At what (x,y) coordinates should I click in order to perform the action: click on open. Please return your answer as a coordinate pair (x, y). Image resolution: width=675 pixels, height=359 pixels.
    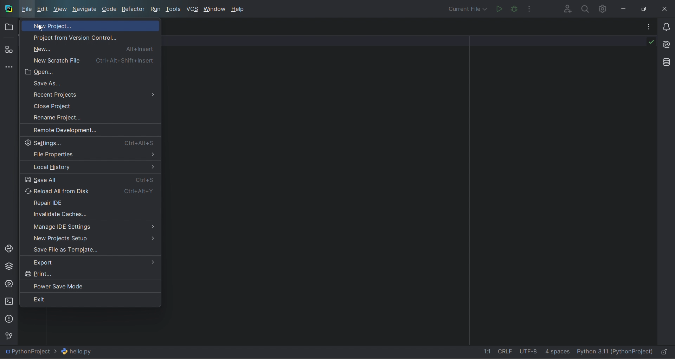
    Looking at the image, I should click on (90, 71).